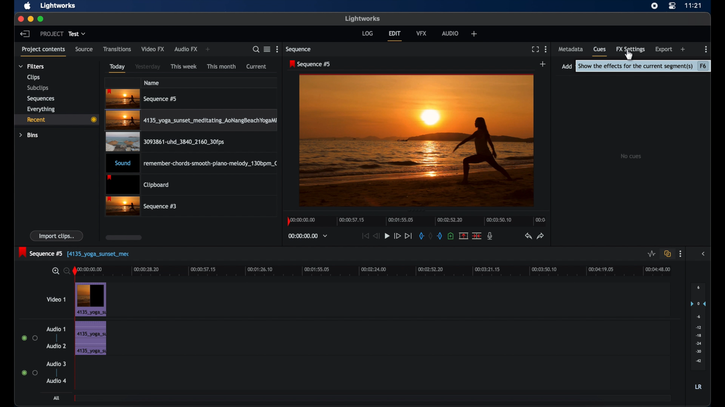 This screenshot has width=725, height=407. I want to click on audio fx, so click(186, 49).